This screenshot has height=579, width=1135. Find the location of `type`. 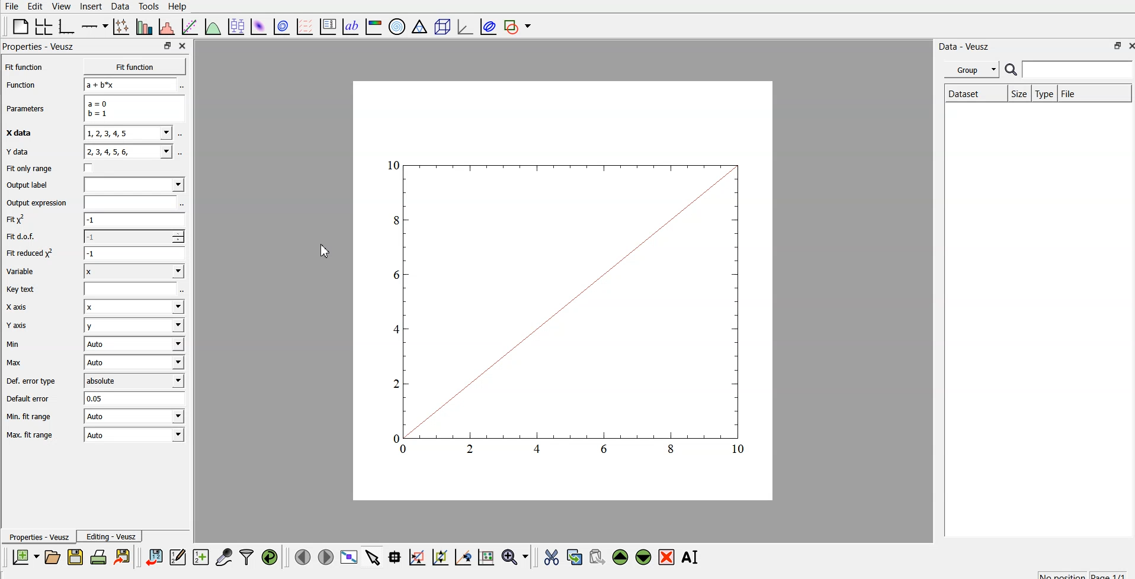

type is located at coordinates (1044, 94).